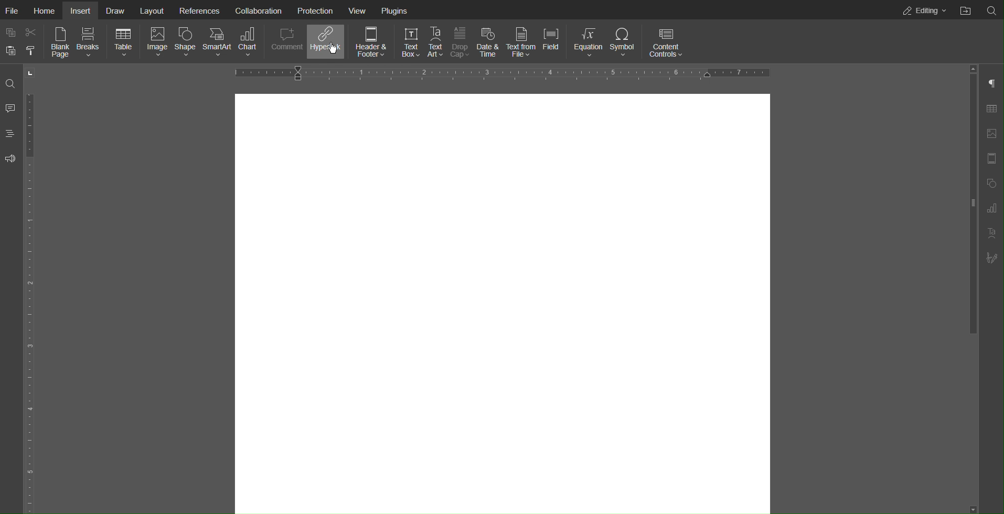  I want to click on Home, so click(47, 10).